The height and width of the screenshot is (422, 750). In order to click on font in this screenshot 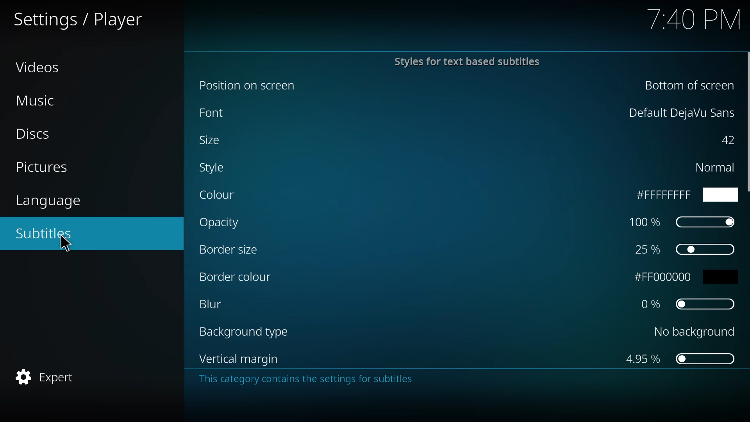, I will do `click(215, 113)`.